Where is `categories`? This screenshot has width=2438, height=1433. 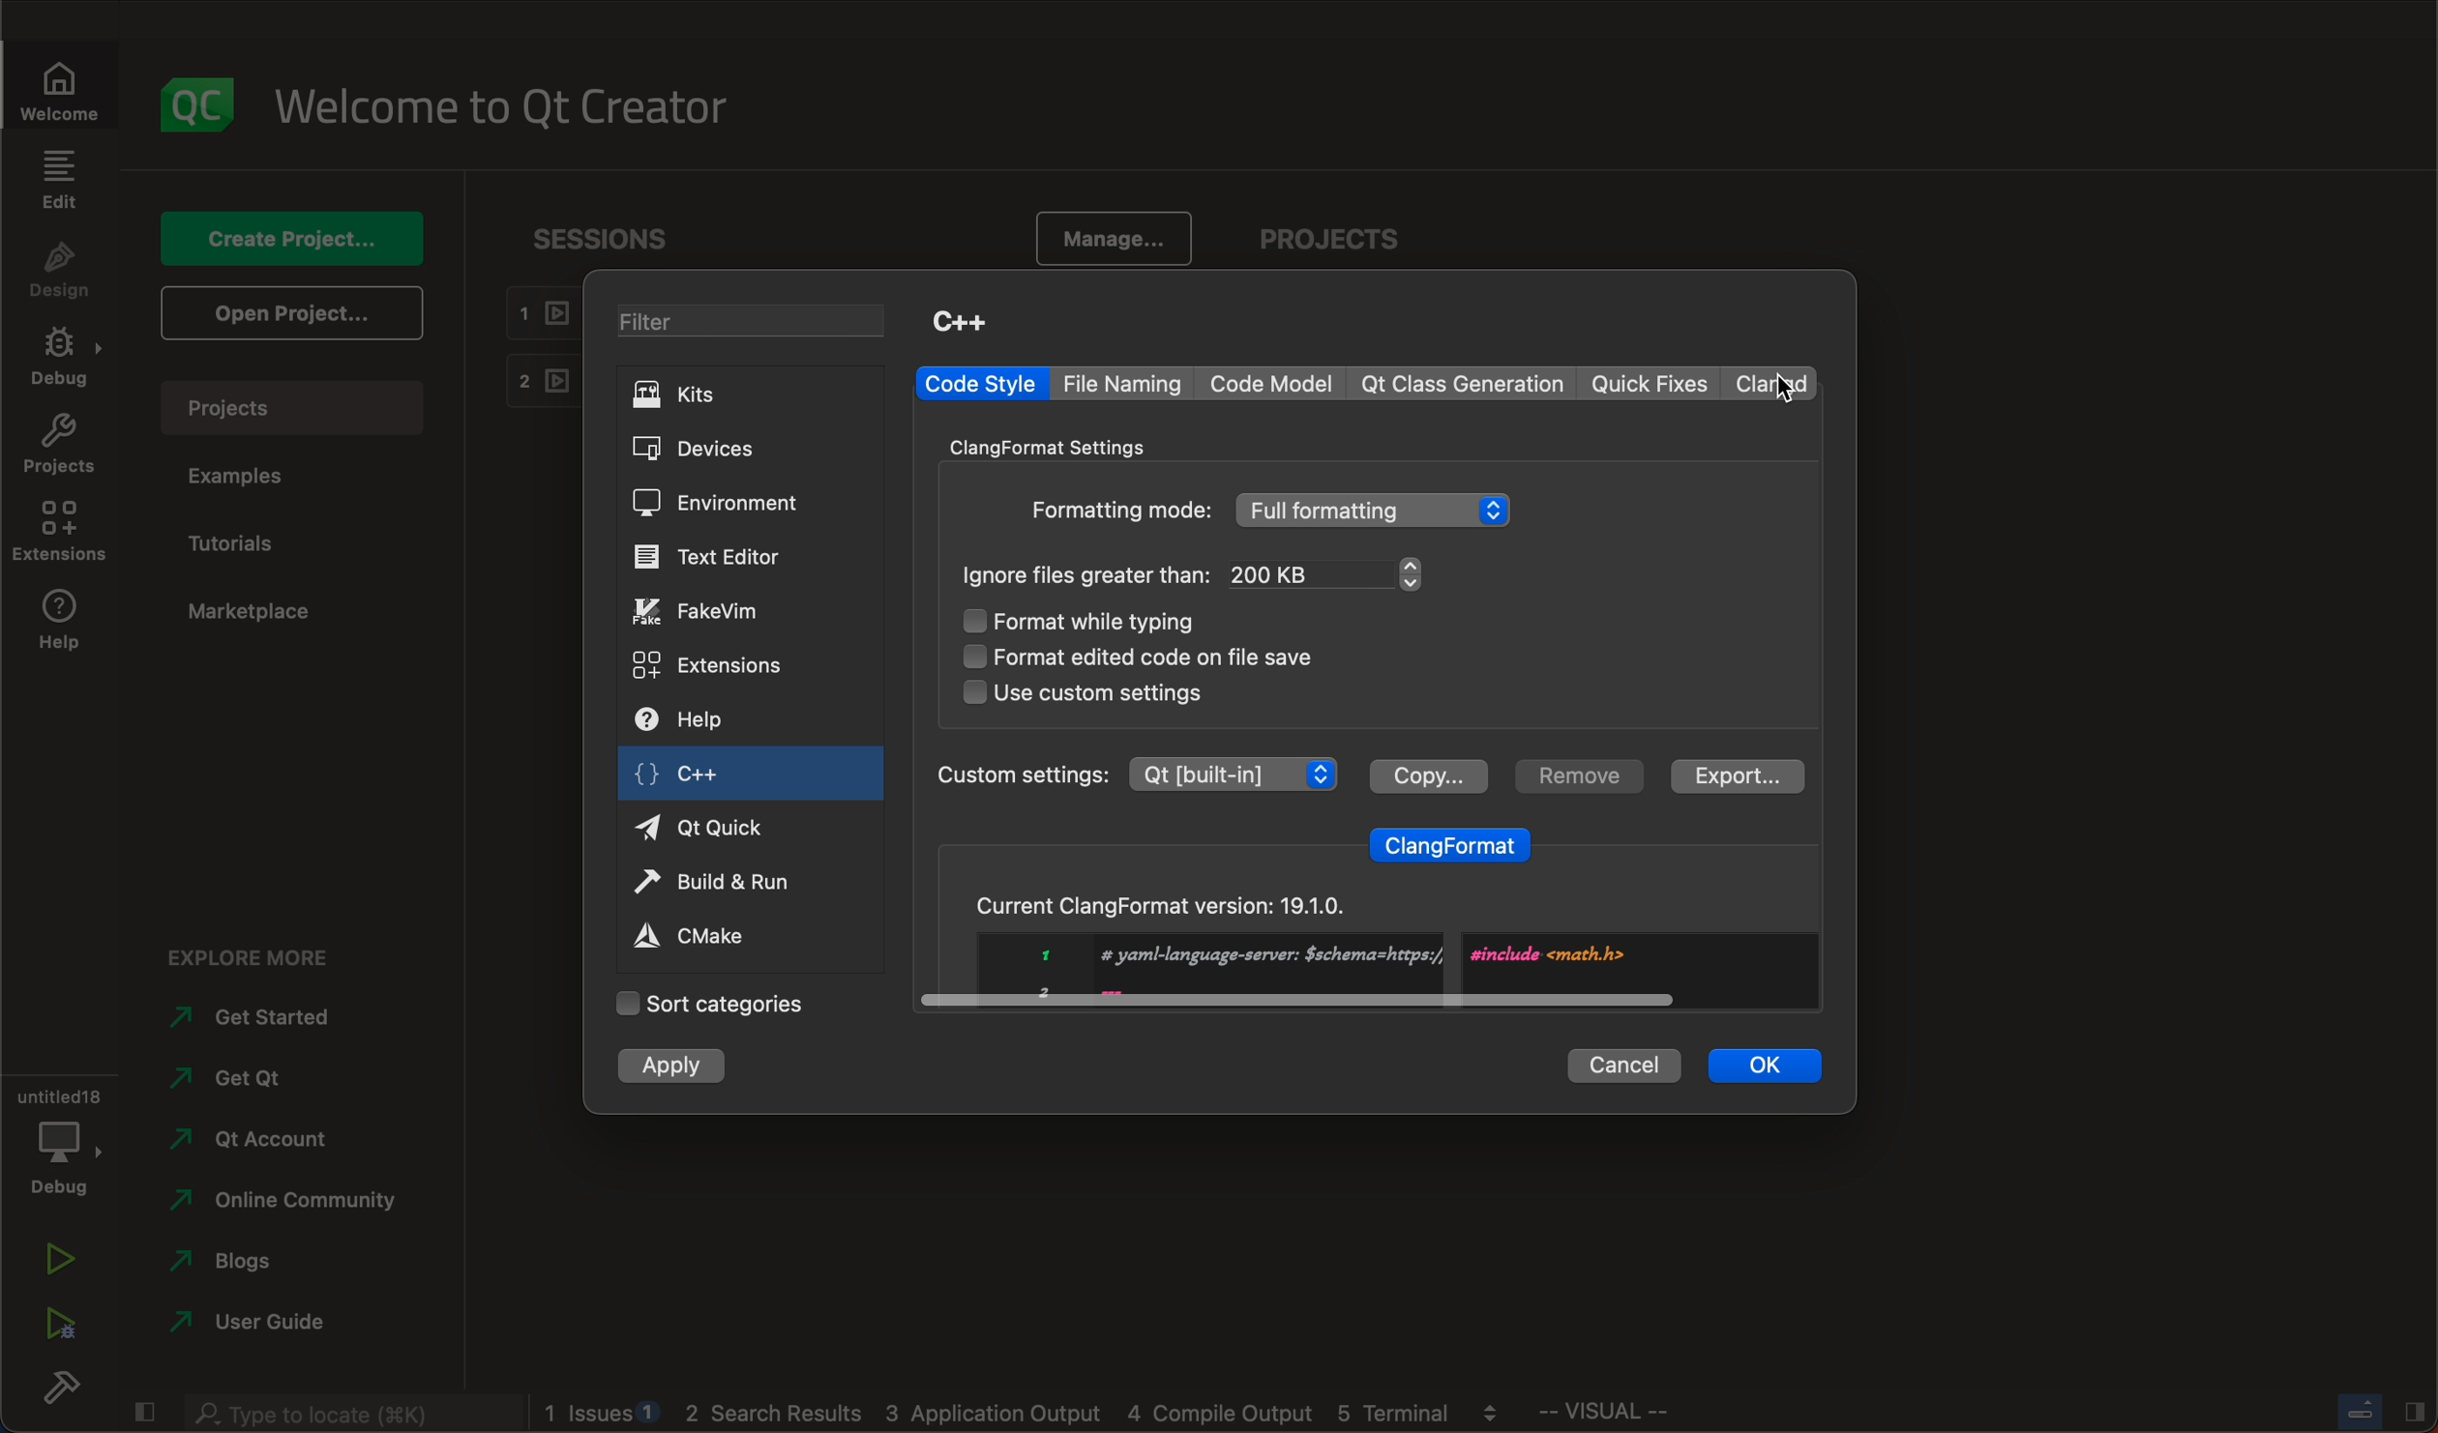
categories is located at coordinates (728, 1009).